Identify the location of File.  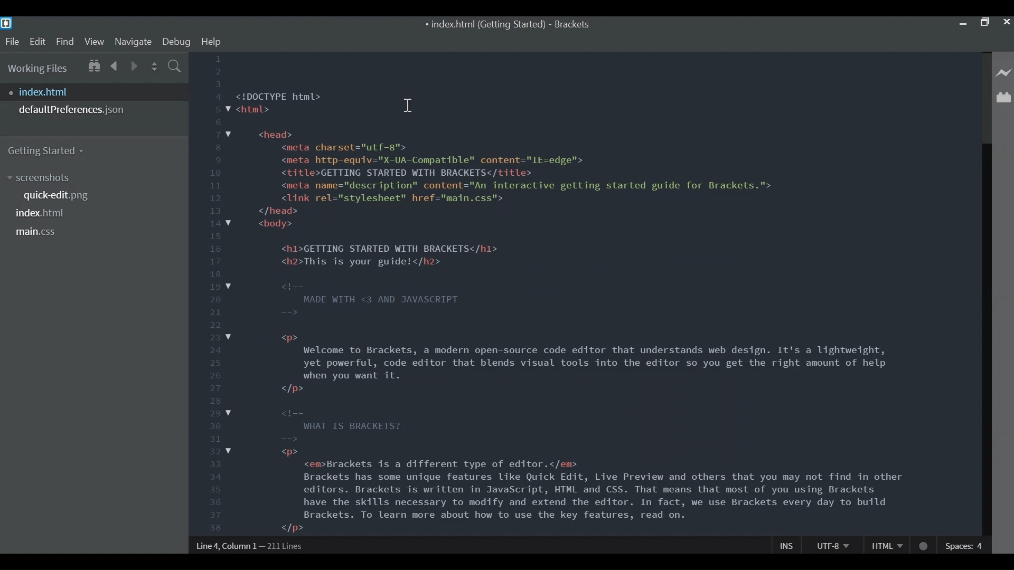
(12, 42).